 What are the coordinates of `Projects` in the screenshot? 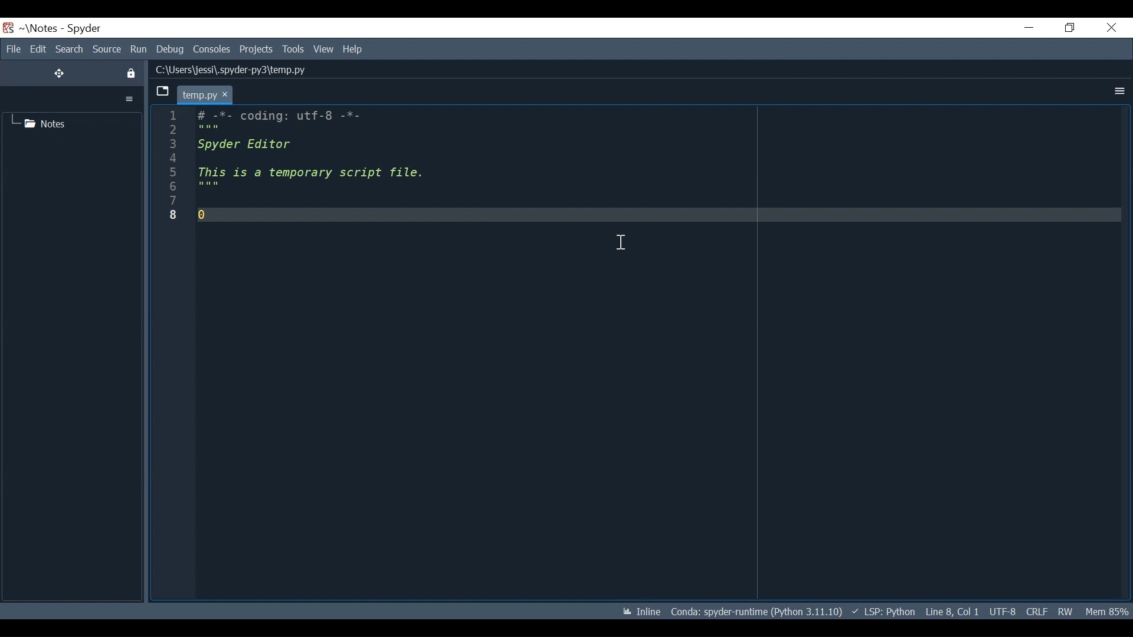 It's located at (257, 50).